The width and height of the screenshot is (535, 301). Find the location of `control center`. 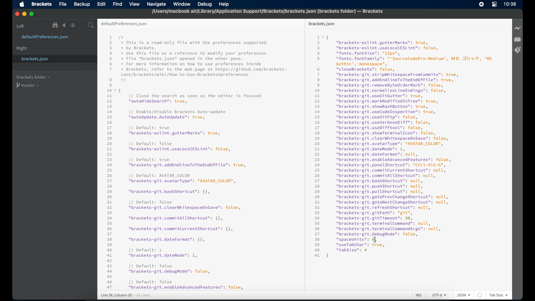

control center is located at coordinates (494, 4).